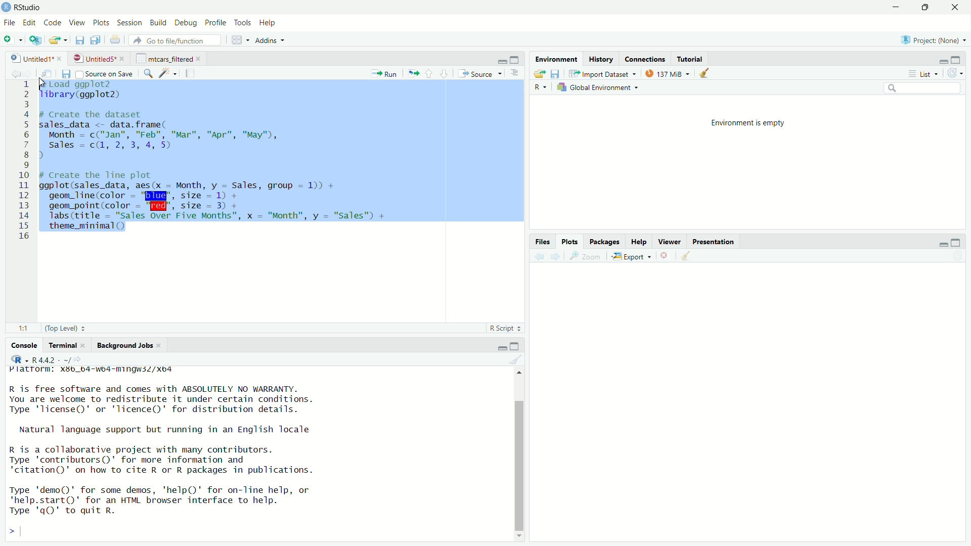  What do you see at coordinates (955, 243) in the screenshot?
I see `maximize` at bounding box center [955, 243].